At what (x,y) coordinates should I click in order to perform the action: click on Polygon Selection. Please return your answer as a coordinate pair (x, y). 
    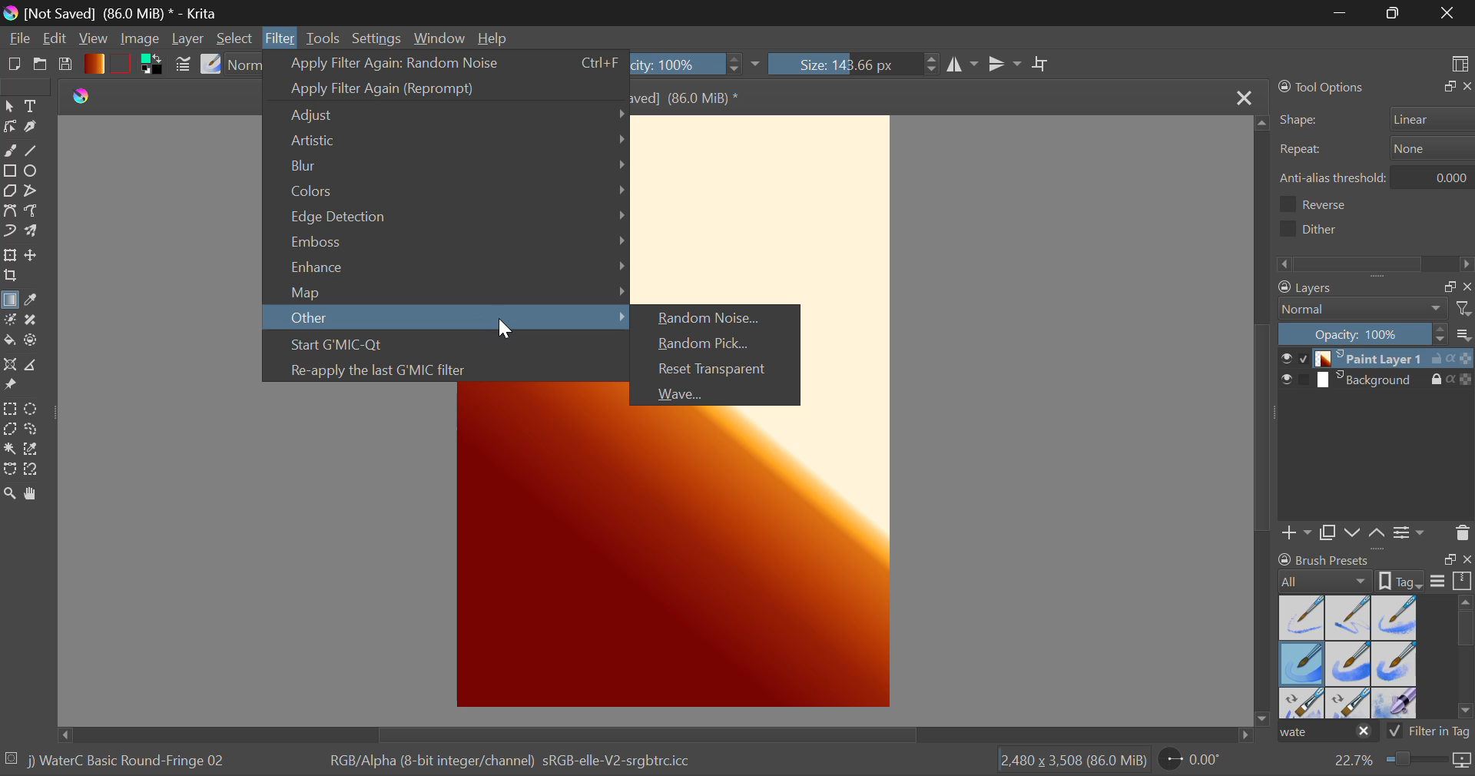
    Looking at the image, I should click on (10, 431).